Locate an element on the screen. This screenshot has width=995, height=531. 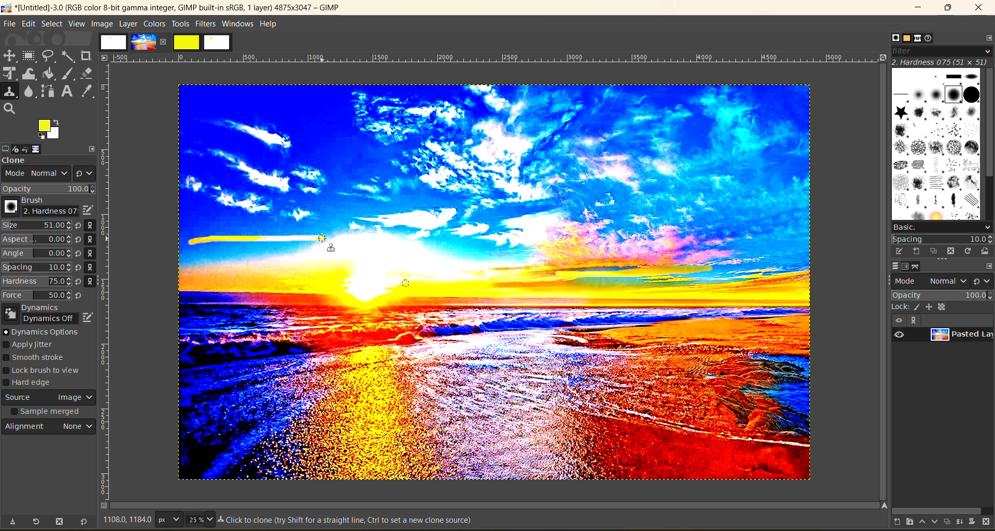
create a layer is located at coordinates (945, 522).